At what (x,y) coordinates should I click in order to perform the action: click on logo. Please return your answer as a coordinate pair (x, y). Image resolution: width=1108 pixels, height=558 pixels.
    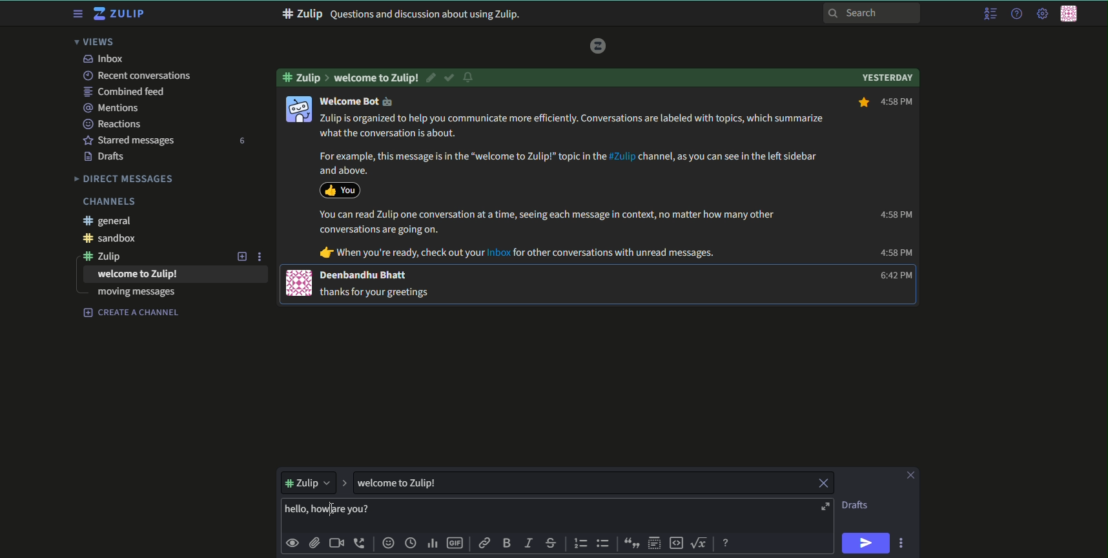
    Looking at the image, I should click on (599, 45).